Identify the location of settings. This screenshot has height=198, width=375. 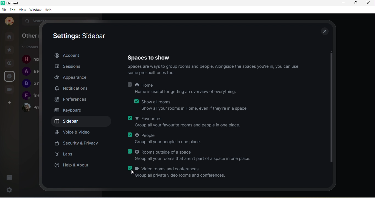
(10, 189).